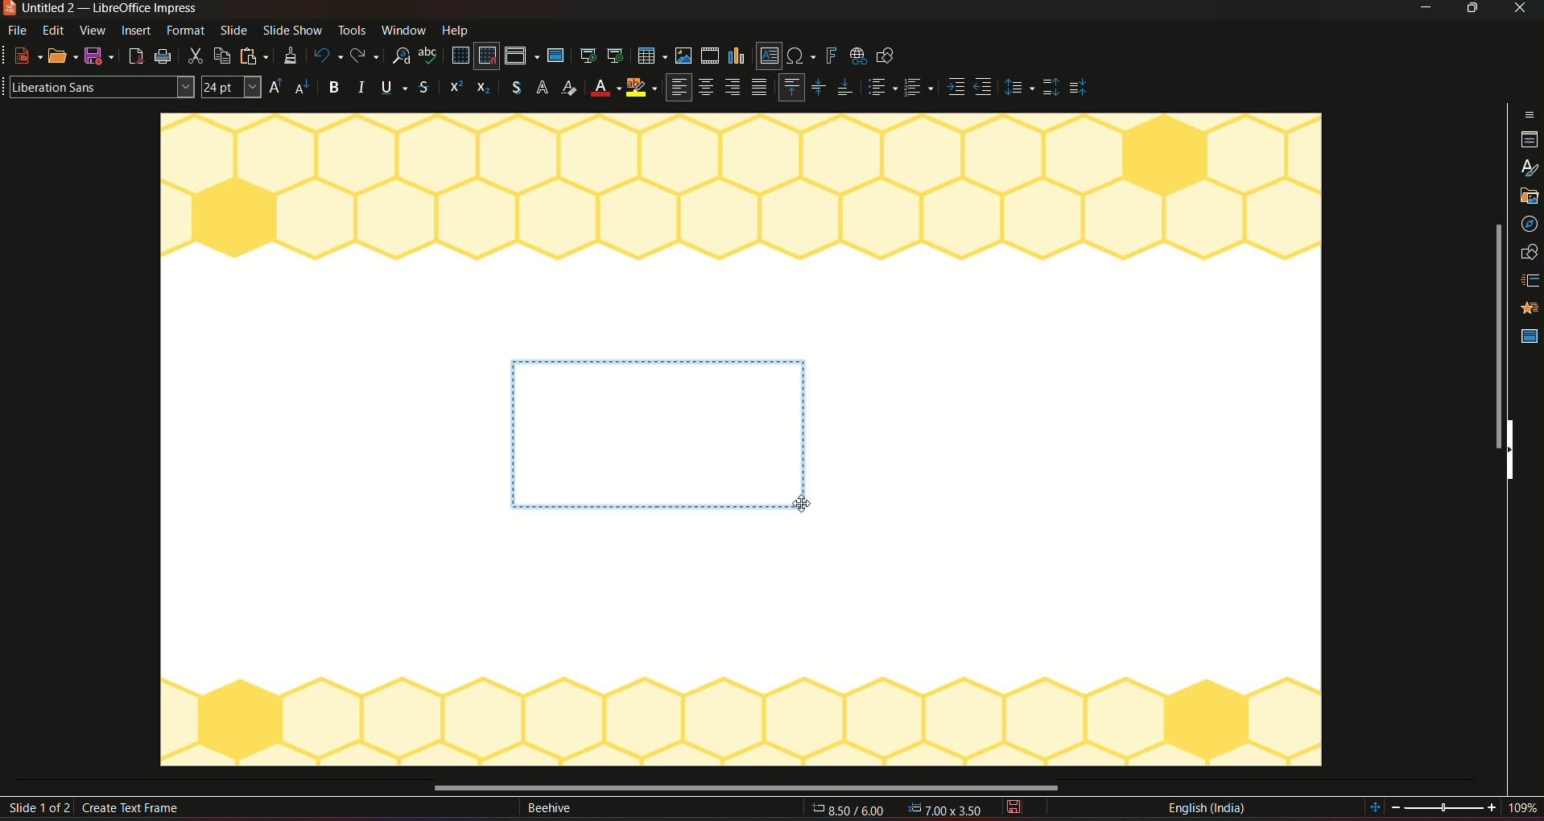 This screenshot has height=821, width=1544. What do you see at coordinates (890, 57) in the screenshot?
I see `show draw functions` at bounding box center [890, 57].